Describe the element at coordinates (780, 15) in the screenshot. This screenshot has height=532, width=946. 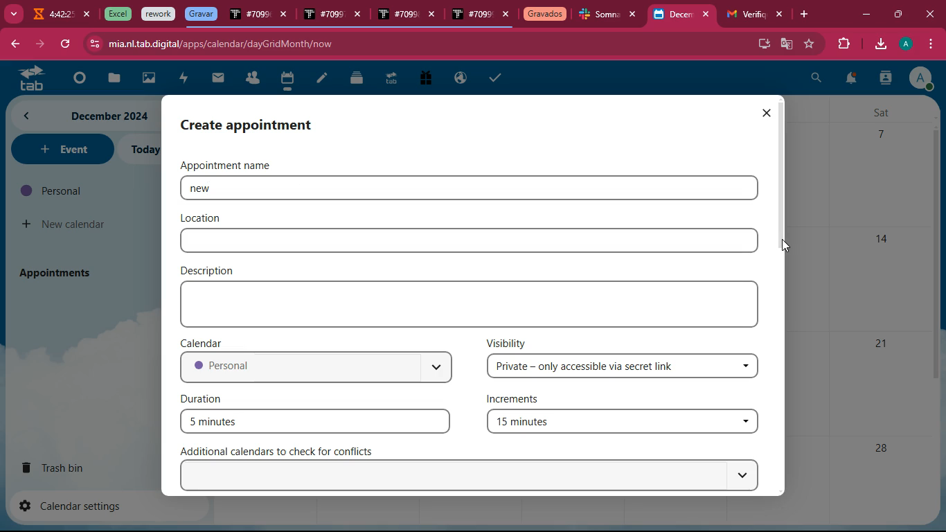
I see `close` at that location.